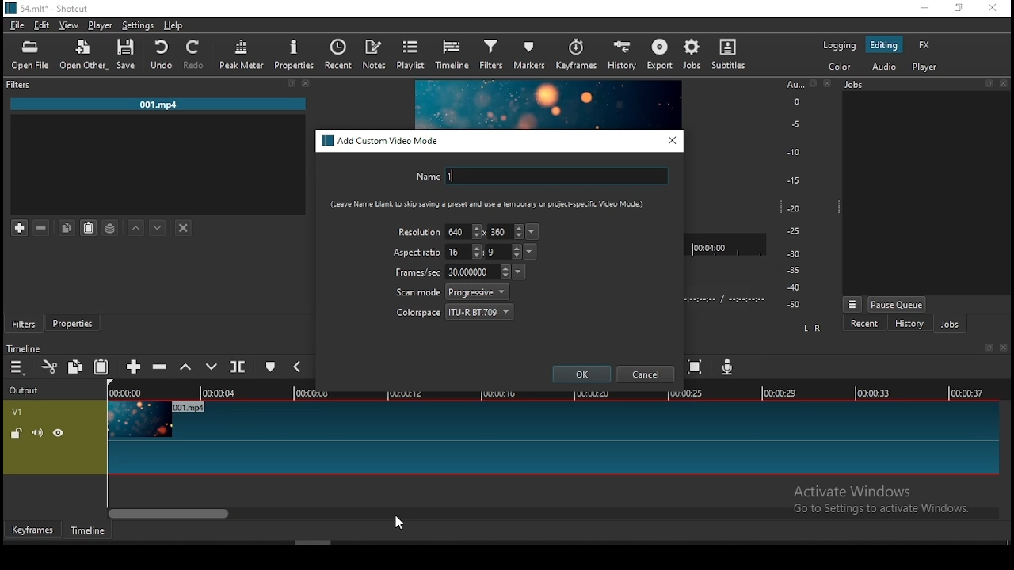  I want to click on history, so click(619, 56).